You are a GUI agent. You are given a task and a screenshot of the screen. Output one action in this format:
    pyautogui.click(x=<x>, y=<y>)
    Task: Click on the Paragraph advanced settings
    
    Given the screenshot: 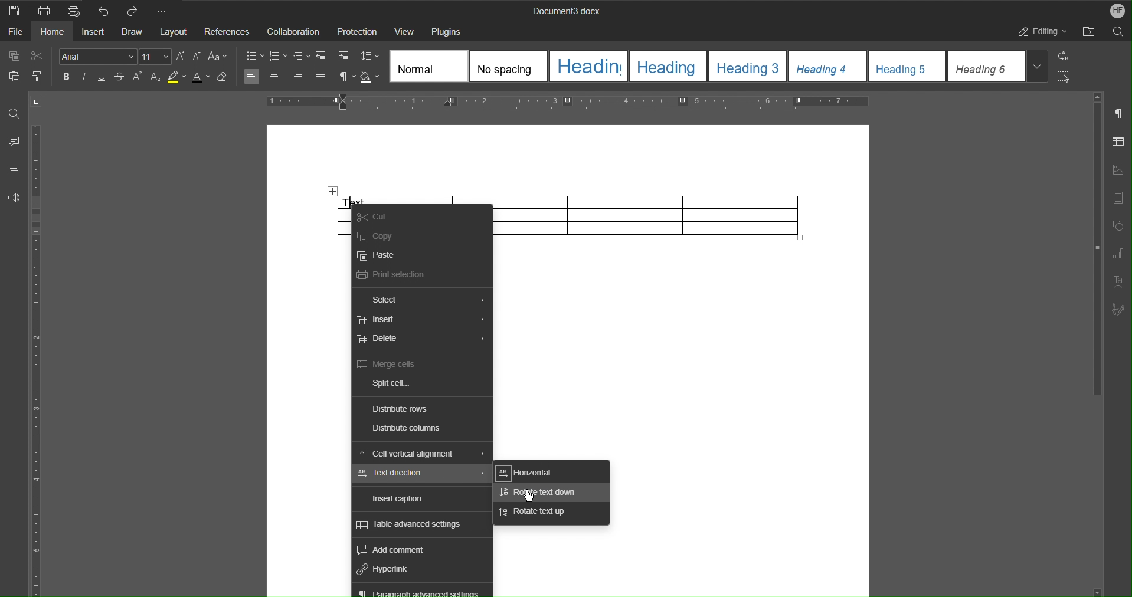 What is the action you would take?
    pyautogui.click(x=425, y=591)
    